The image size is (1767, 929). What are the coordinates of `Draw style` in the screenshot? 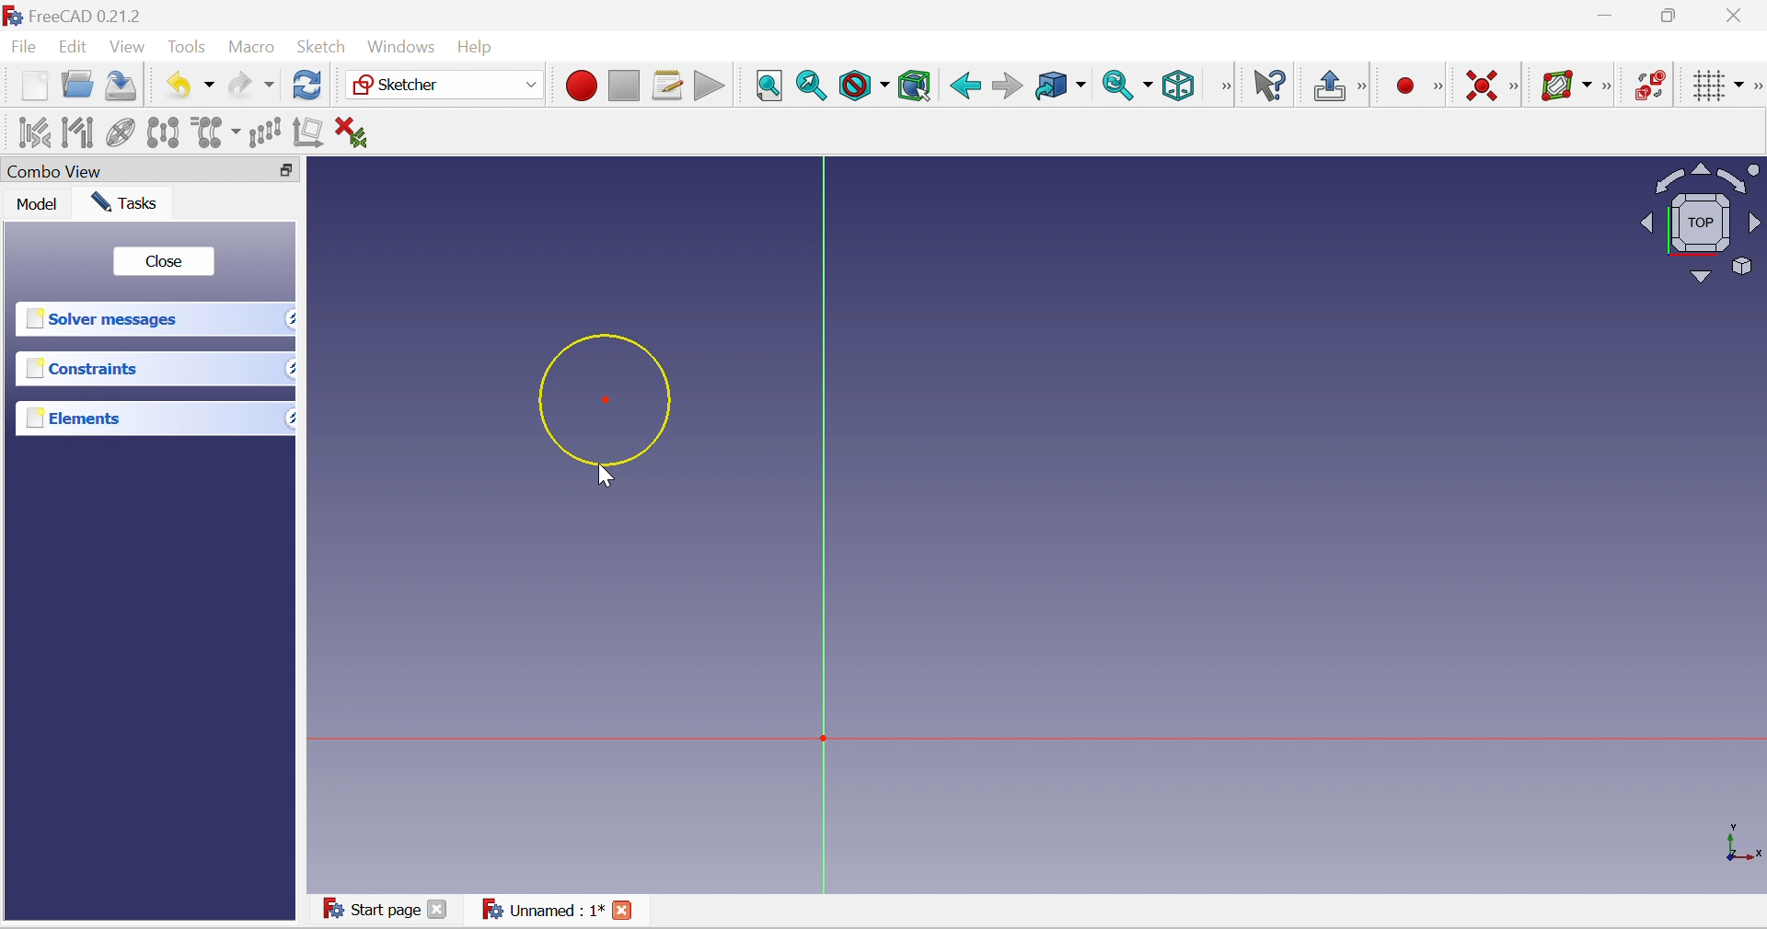 It's located at (864, 87).